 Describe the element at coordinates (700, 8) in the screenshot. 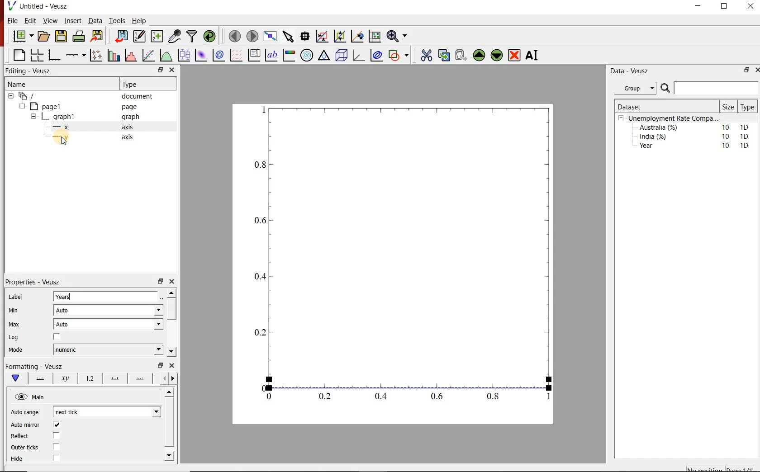

I see `minimise` at that location.